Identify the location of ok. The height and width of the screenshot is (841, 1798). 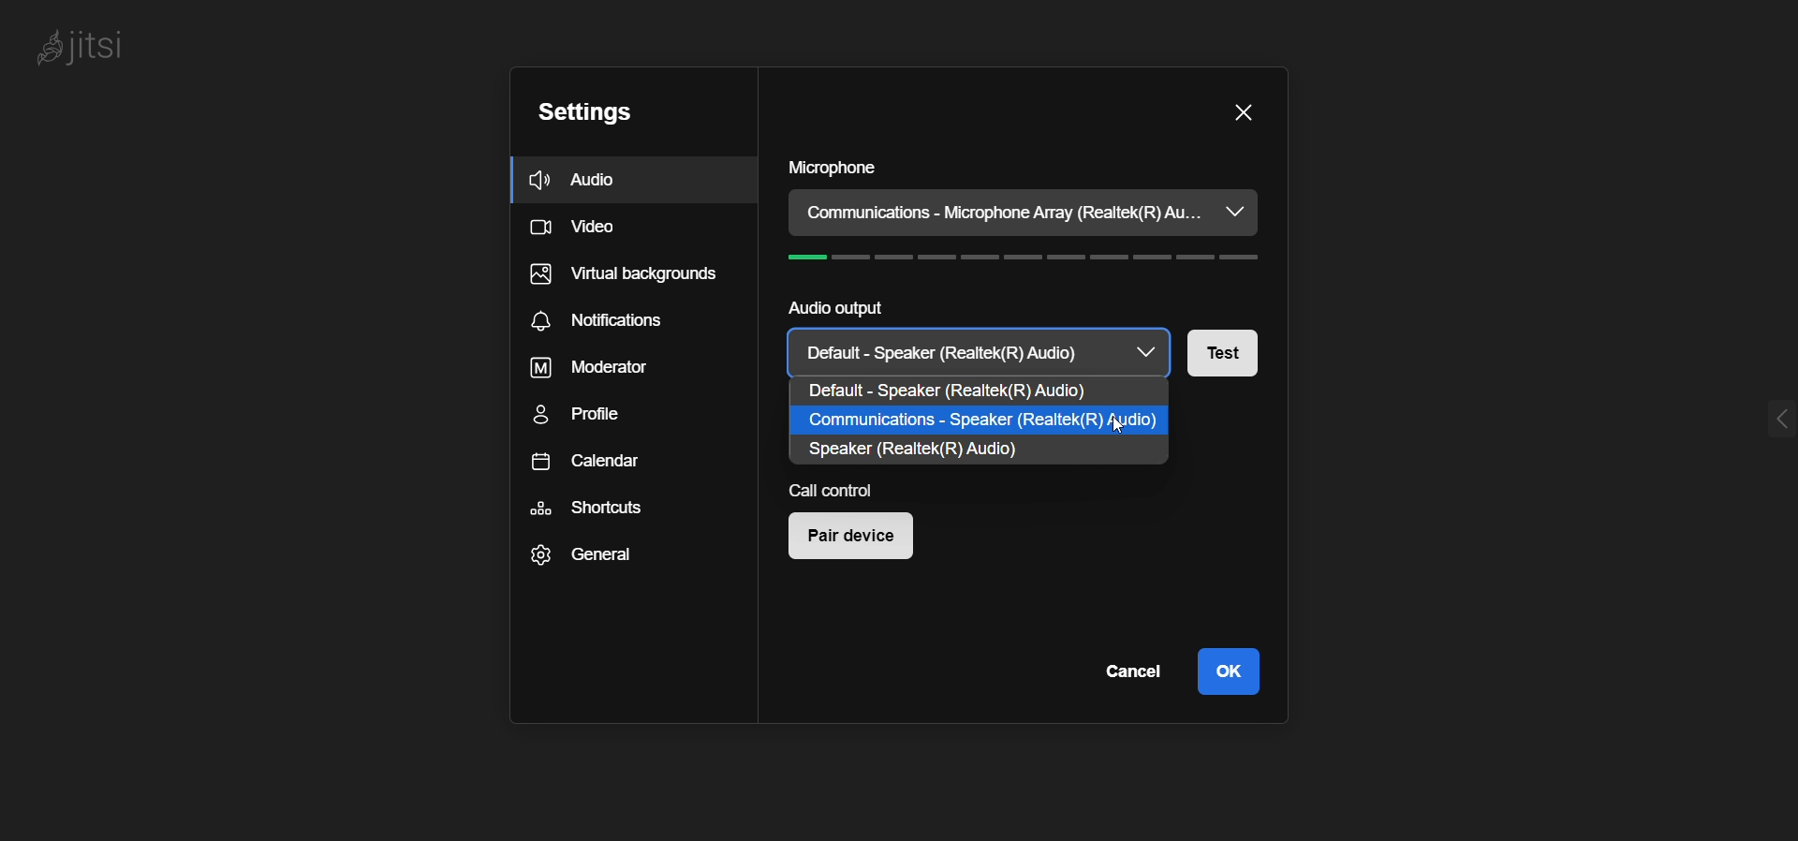
(1229, 670).